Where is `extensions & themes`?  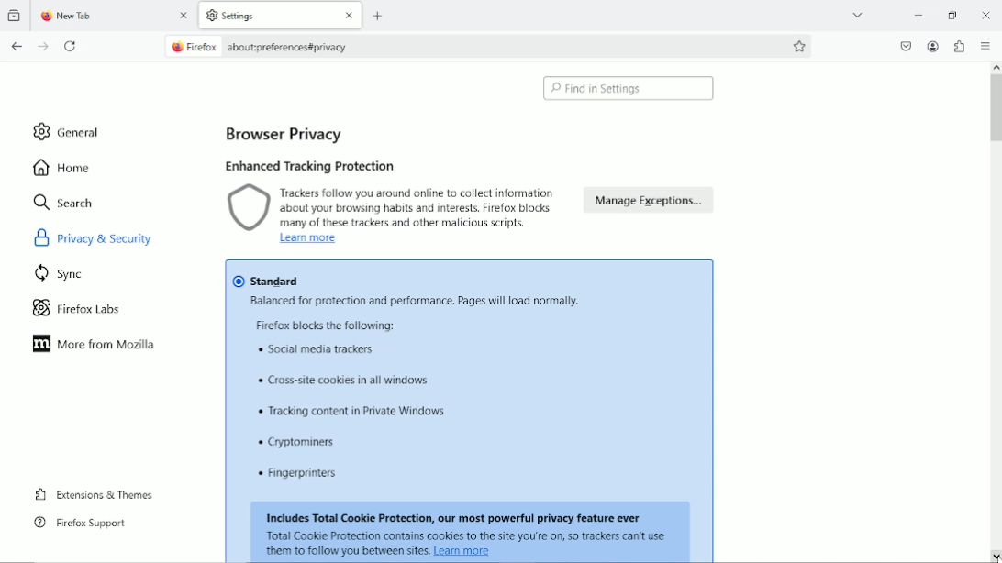
extensions & themes is located at coordinates (92, 493).